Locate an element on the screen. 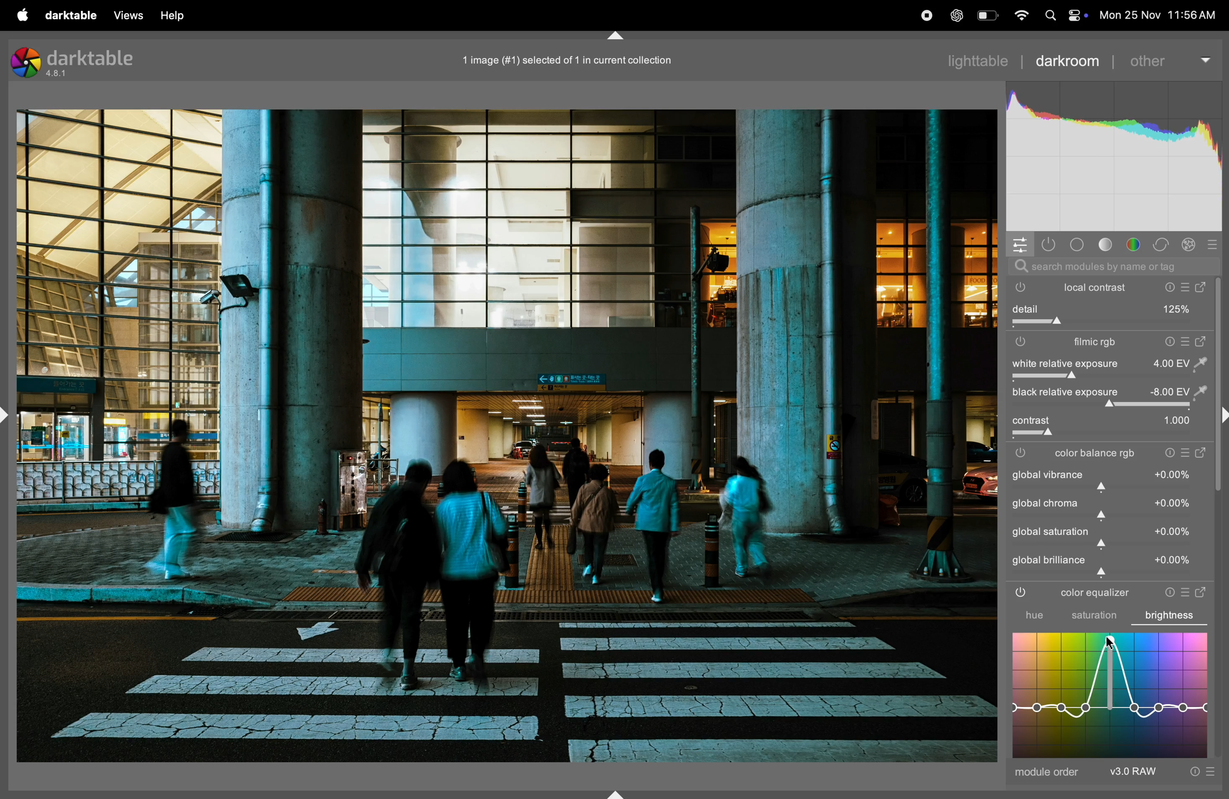 The width and height of the screenshot is (1229, 799). color equalizer is on is located at coordinates (1021, 594).